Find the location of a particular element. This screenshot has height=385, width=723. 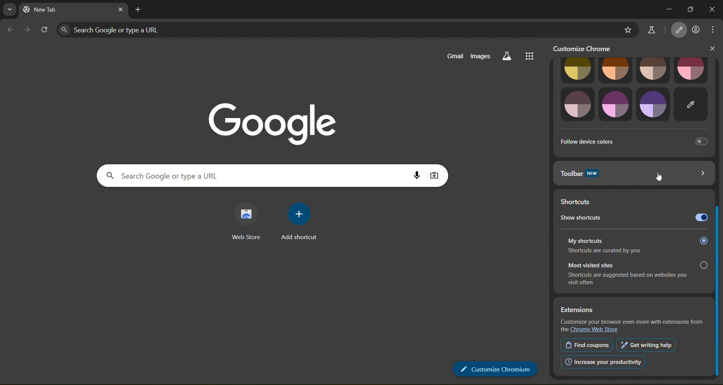

image is located at coordinates (689, 67).